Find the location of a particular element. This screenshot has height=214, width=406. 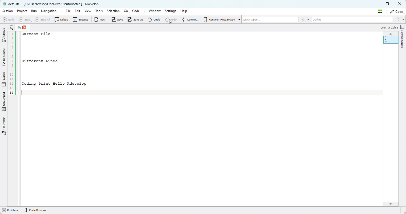

File is located at coordinates (24, 27).